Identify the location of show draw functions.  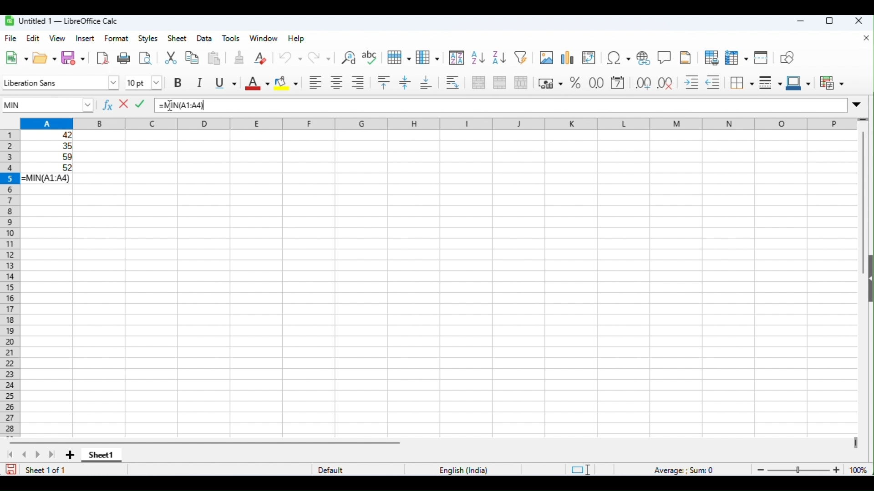
(787, 58).